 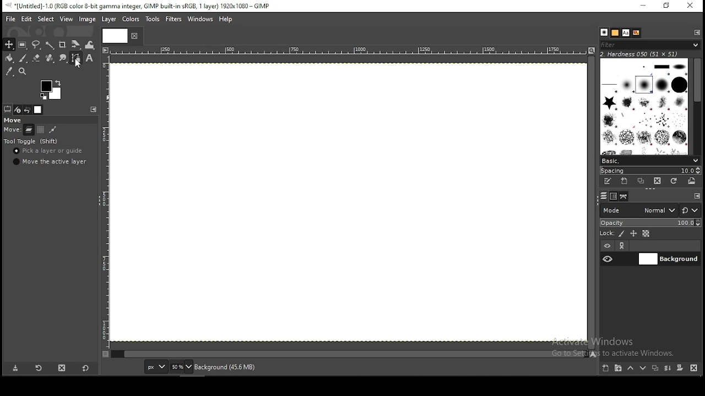 I want to click on delete this brush, so click(x=658, y=181).